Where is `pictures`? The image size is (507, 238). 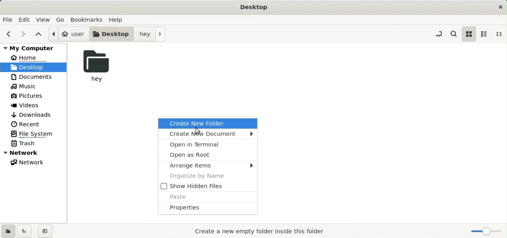 pictures is located at coordinates (27, 96).